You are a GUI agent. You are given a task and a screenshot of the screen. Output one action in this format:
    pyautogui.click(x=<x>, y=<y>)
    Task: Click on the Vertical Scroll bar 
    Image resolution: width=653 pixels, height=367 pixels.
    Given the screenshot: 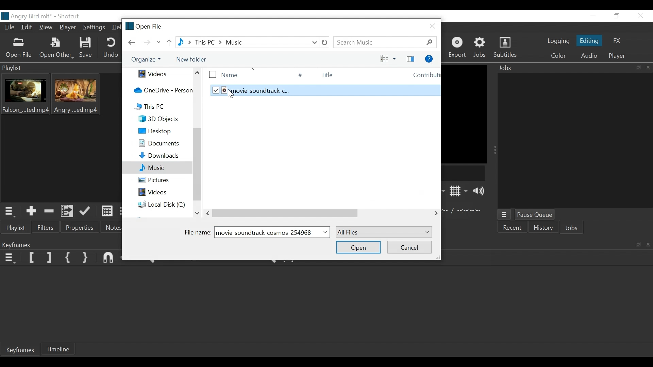 What is the action you would take?
    pyautogui.click(x=197, y=164)
    